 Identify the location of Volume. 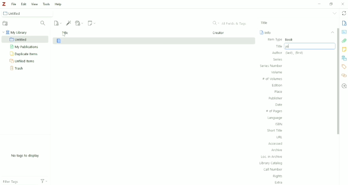
(277, 72).